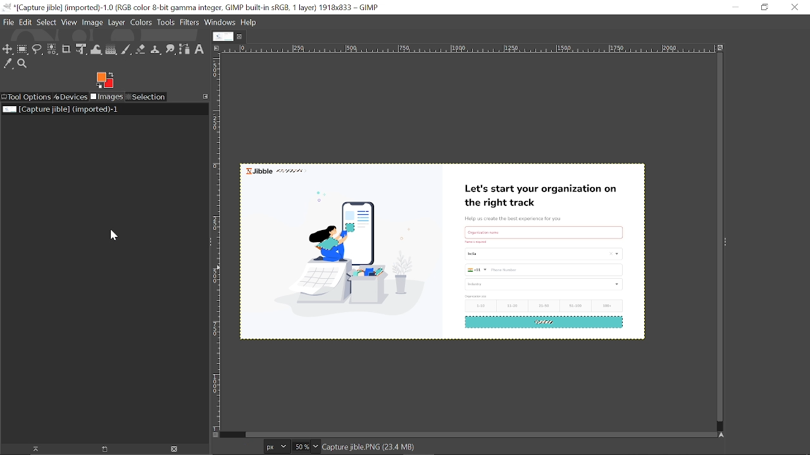  I want to click on Image, so click(93, 23).